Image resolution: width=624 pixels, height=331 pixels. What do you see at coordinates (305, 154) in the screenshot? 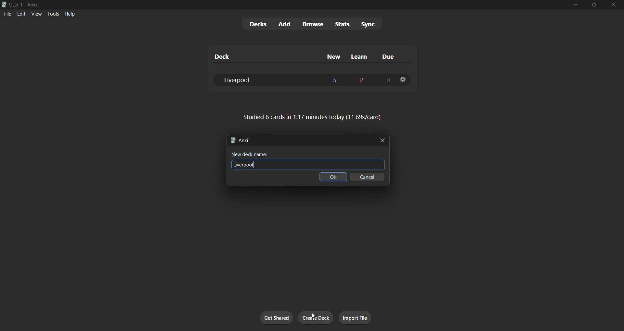
I see `new deck name` at bounding box center [305, 154].